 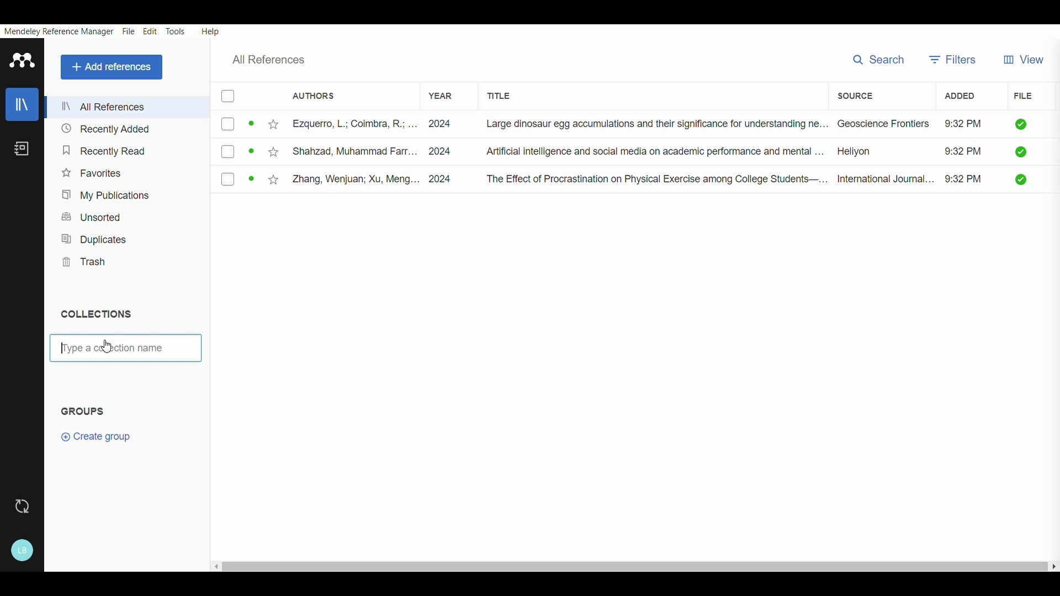 I want to click on 2024, so click(x=446, y=178).